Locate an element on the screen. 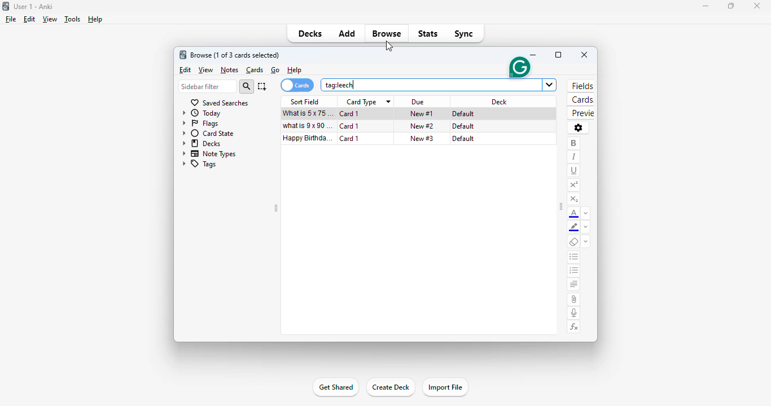 This screenshot has height=406, width=771. saved searches is located at coordinates (219, 103).